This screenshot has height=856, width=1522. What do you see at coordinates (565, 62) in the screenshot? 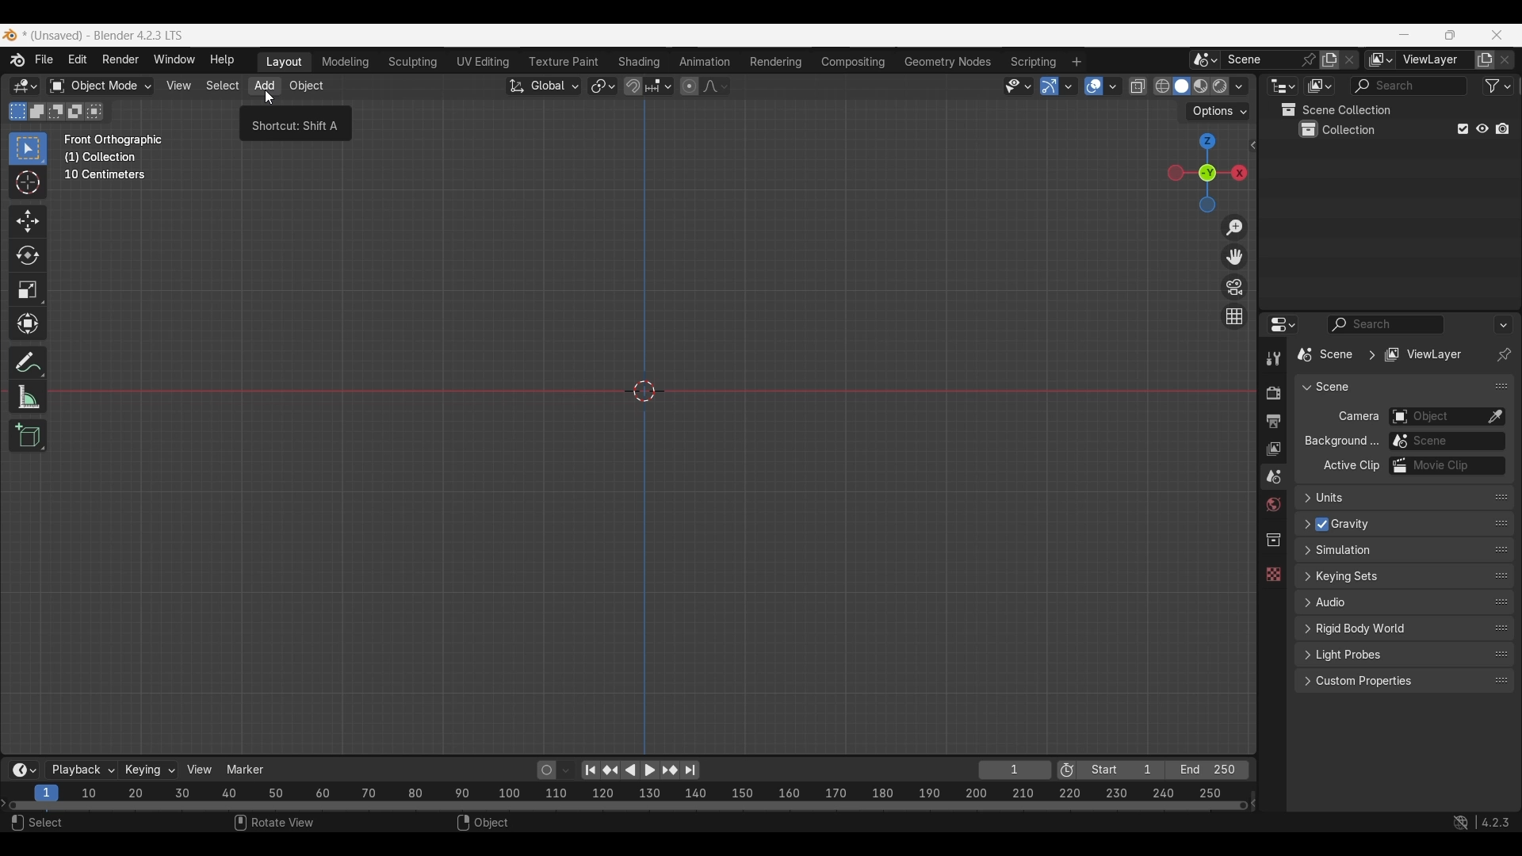
I see `Texture paint workspace` at bounding box center [565, 62].